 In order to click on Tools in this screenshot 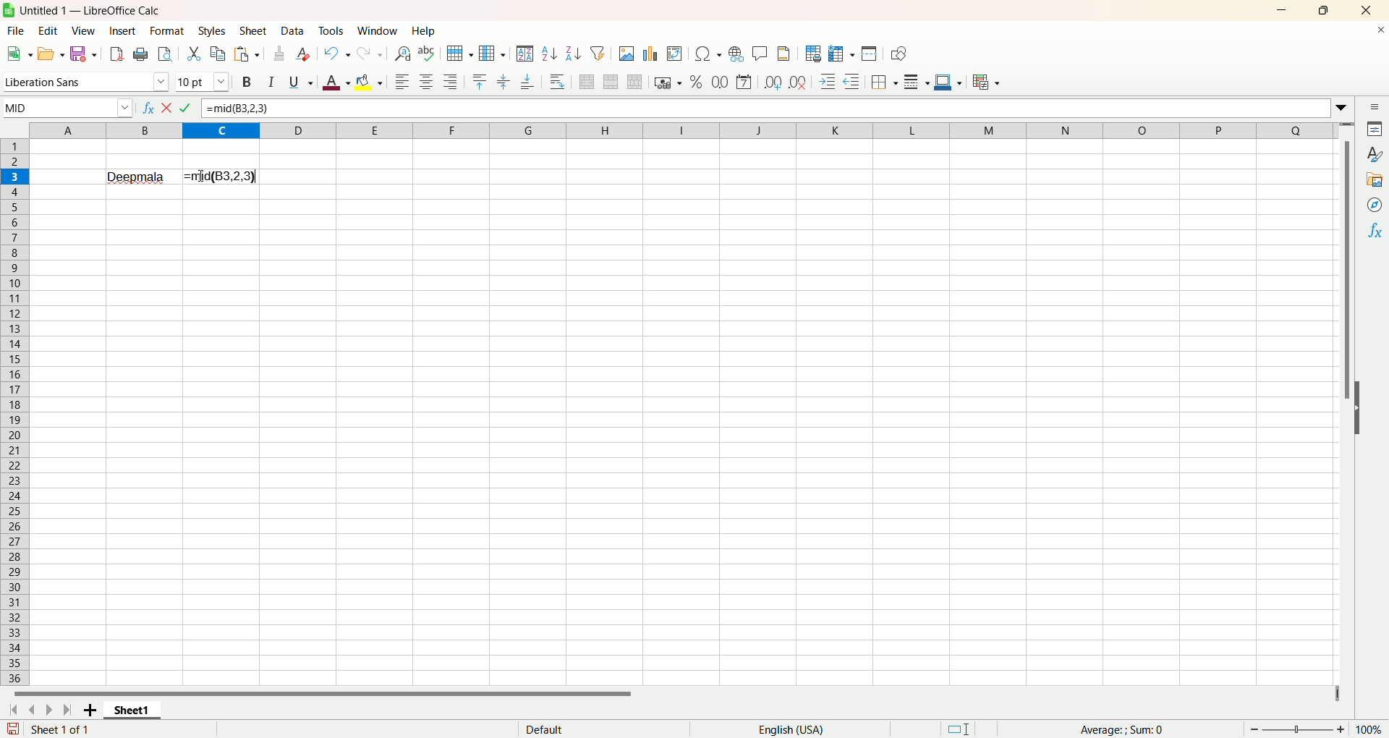, I will do `click(332, 30)`.